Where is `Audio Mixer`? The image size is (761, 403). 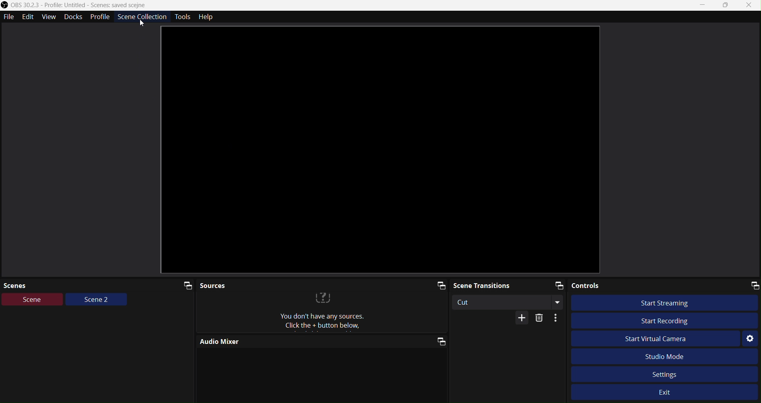
Audio Mixer is located at coordinates (321, 341).